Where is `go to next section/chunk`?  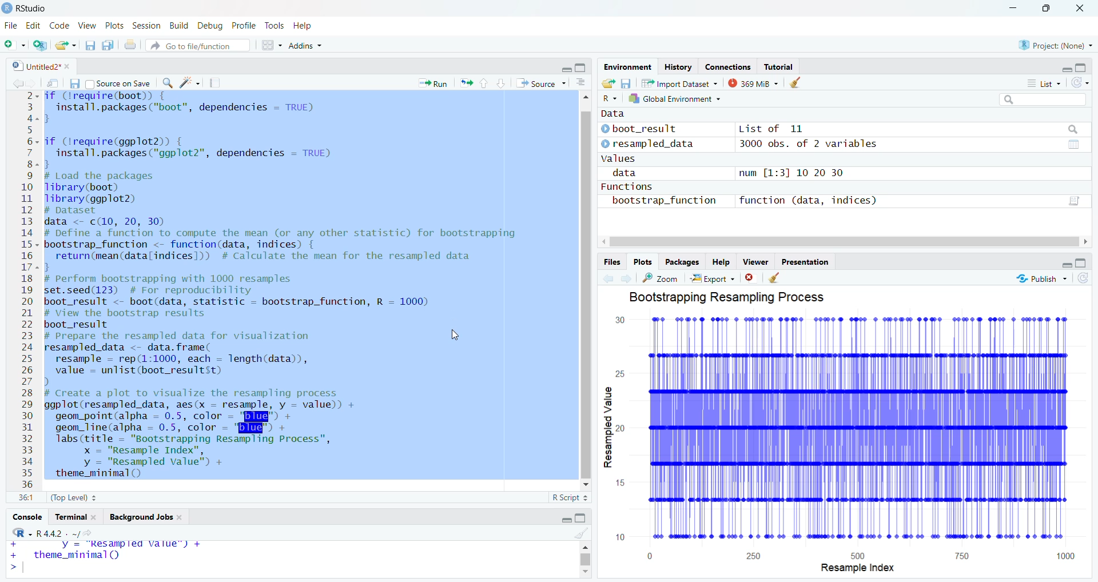 go to next section/chunk is located at coordinates (500, 83).